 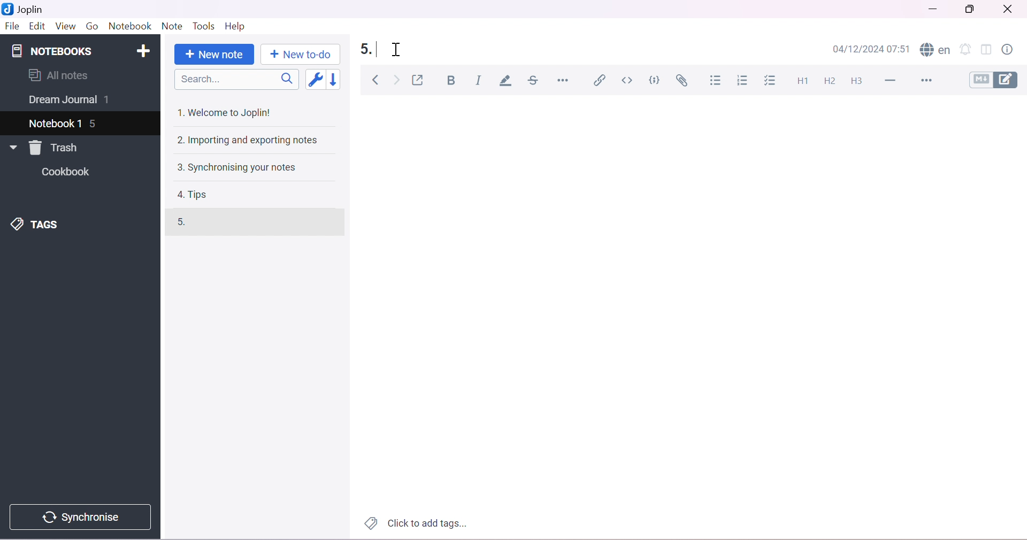 What do you see at coordinates (454, 81) in the screenshot?
I see `Bold` at bounding box center [454, 81].